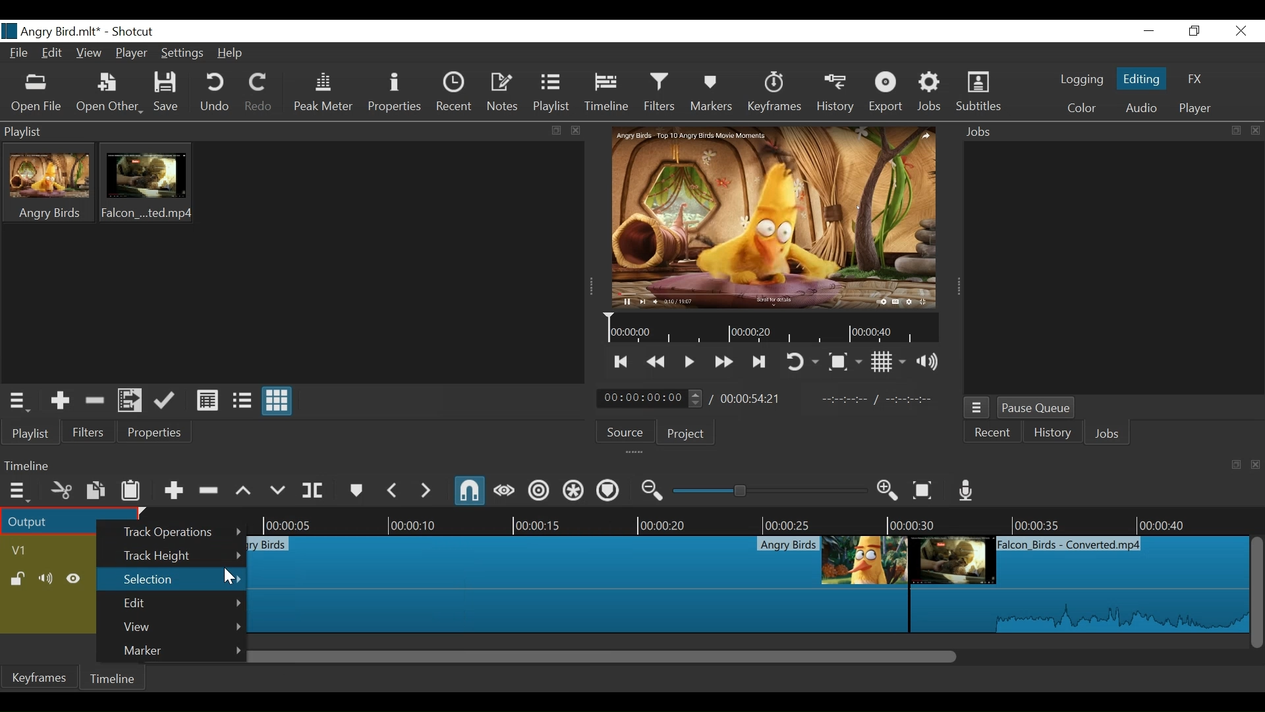  Describe the element at coordinates (1241, 30) in the screenshot. I see `Close` at that location.